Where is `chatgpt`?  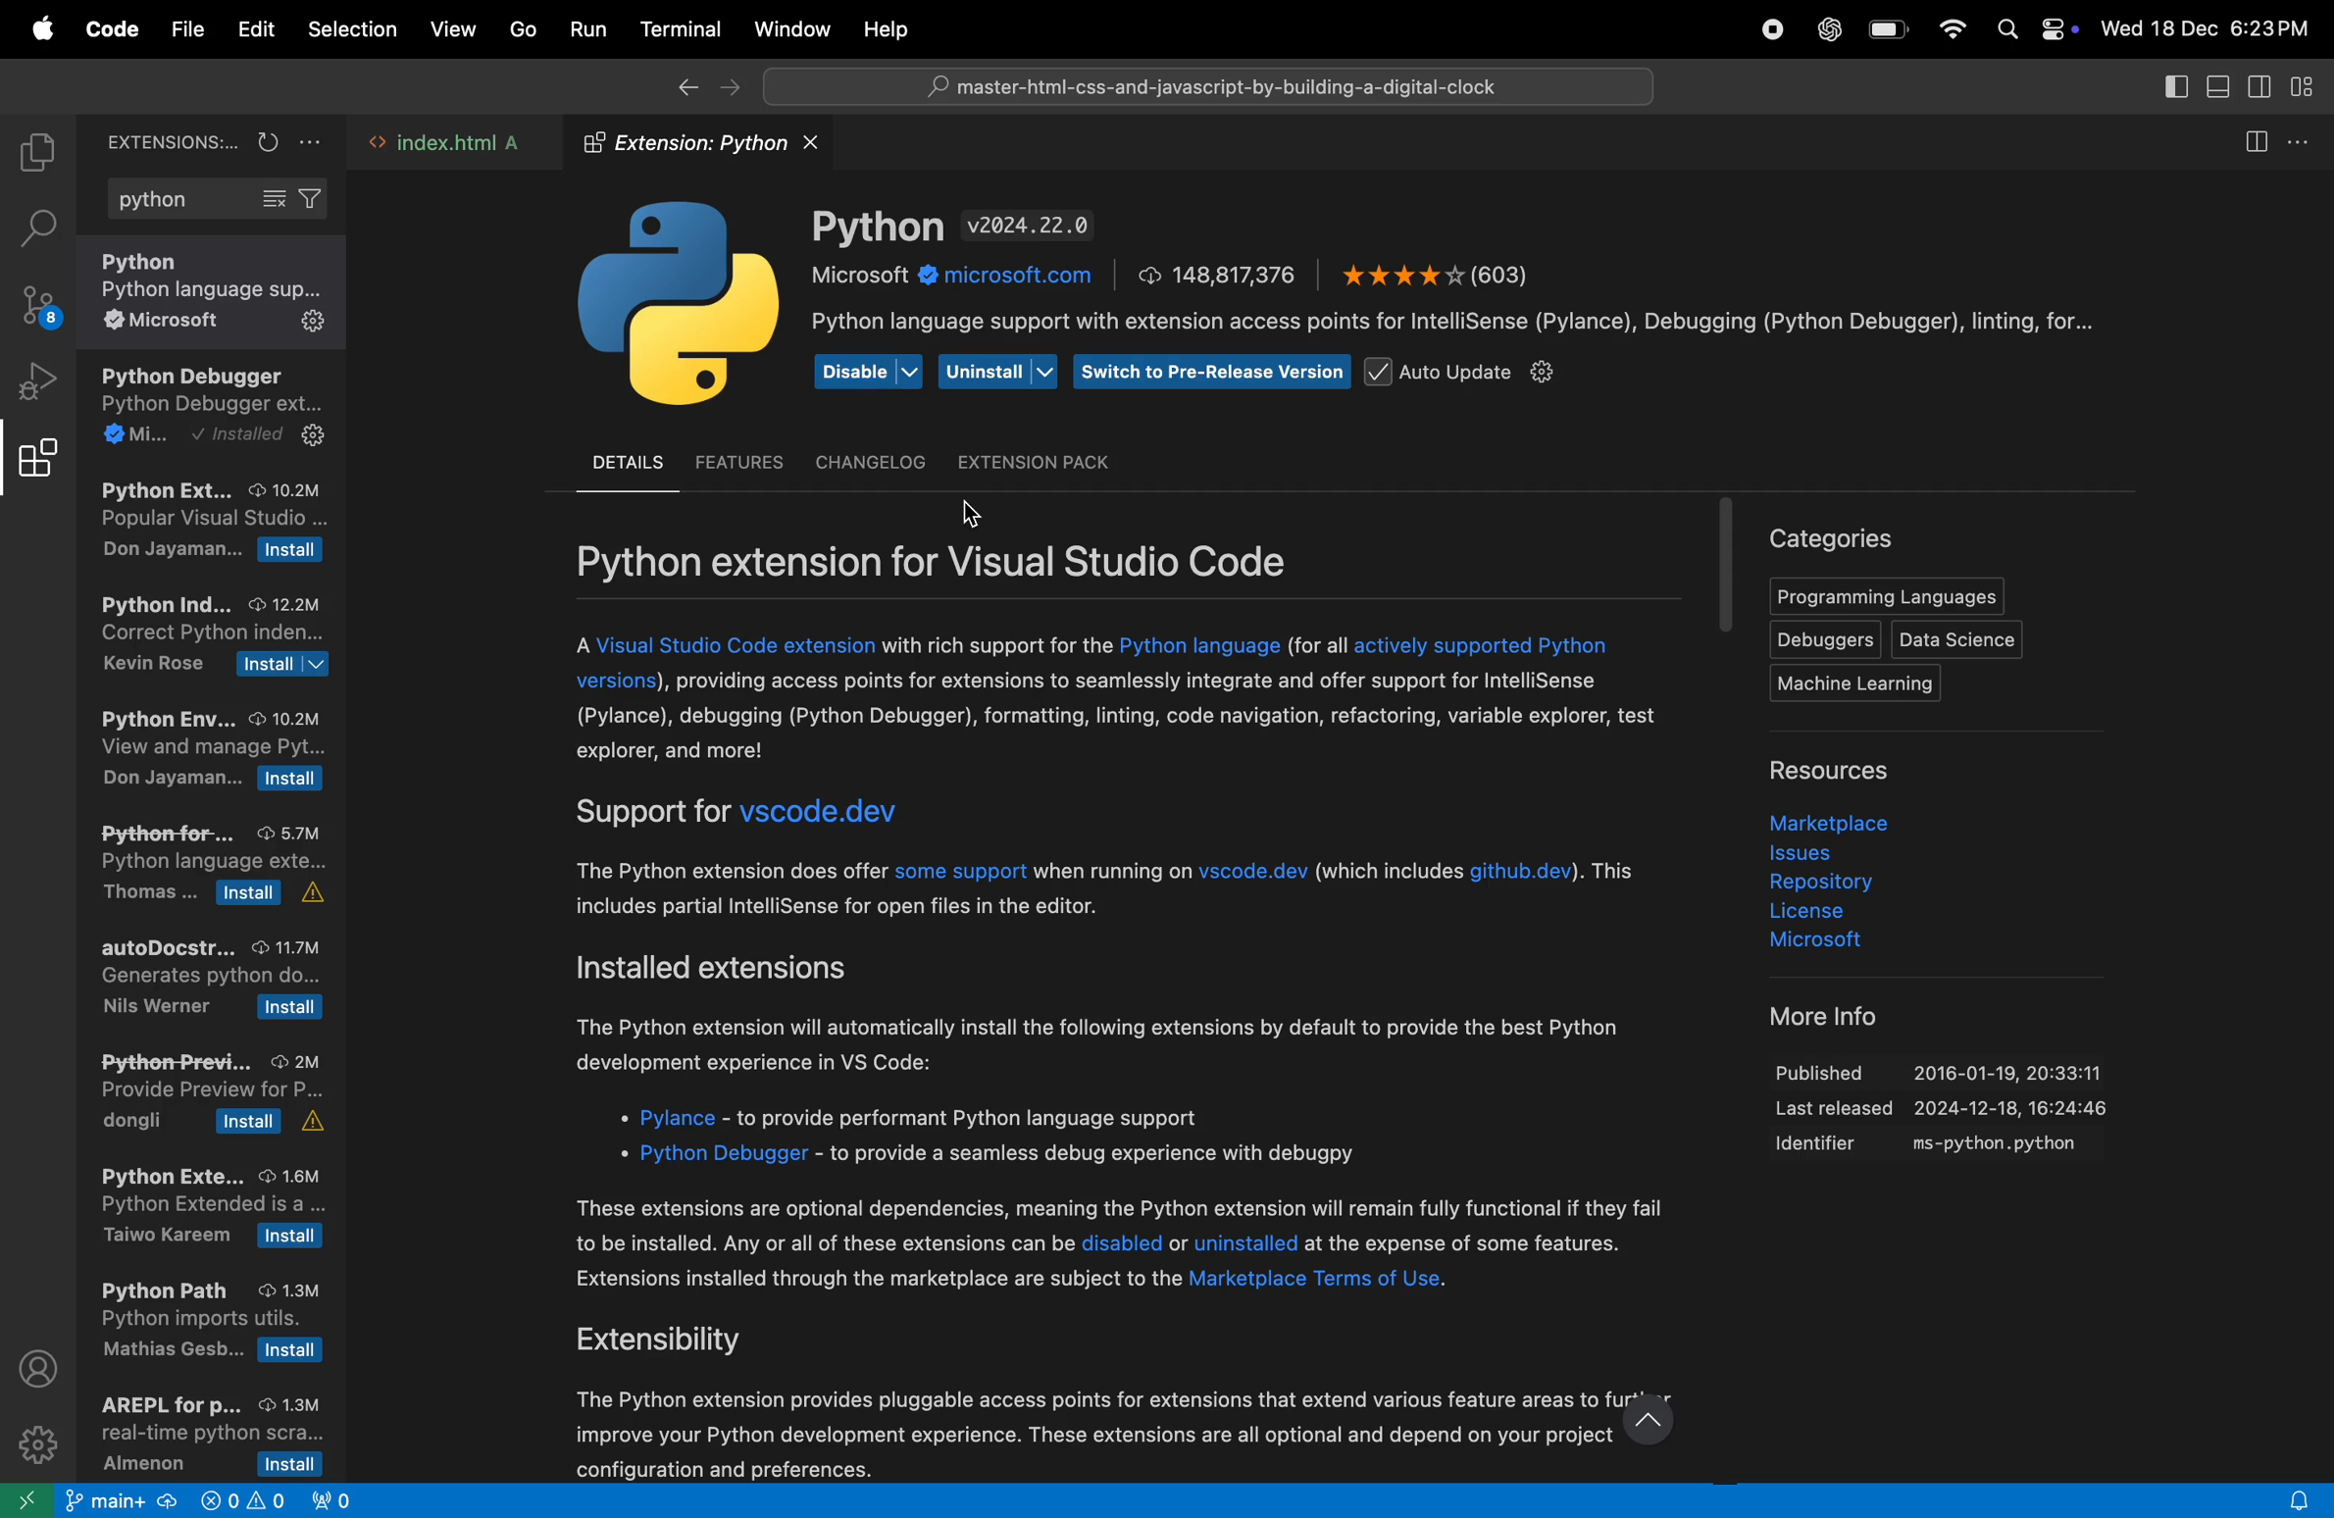 chatgpt is located at coordinates (1825, 29).